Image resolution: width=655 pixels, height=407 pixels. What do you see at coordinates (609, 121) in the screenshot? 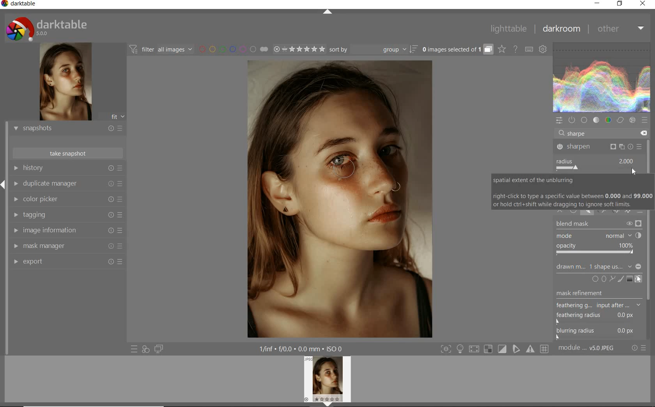
I see `color` at bounding box center [609, 121].